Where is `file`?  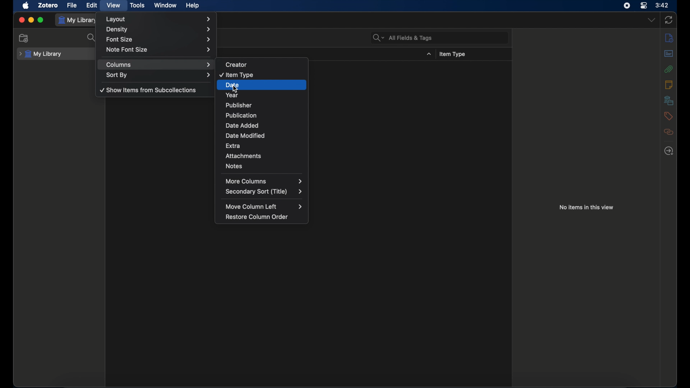
file is located at coordinates (72, 6).